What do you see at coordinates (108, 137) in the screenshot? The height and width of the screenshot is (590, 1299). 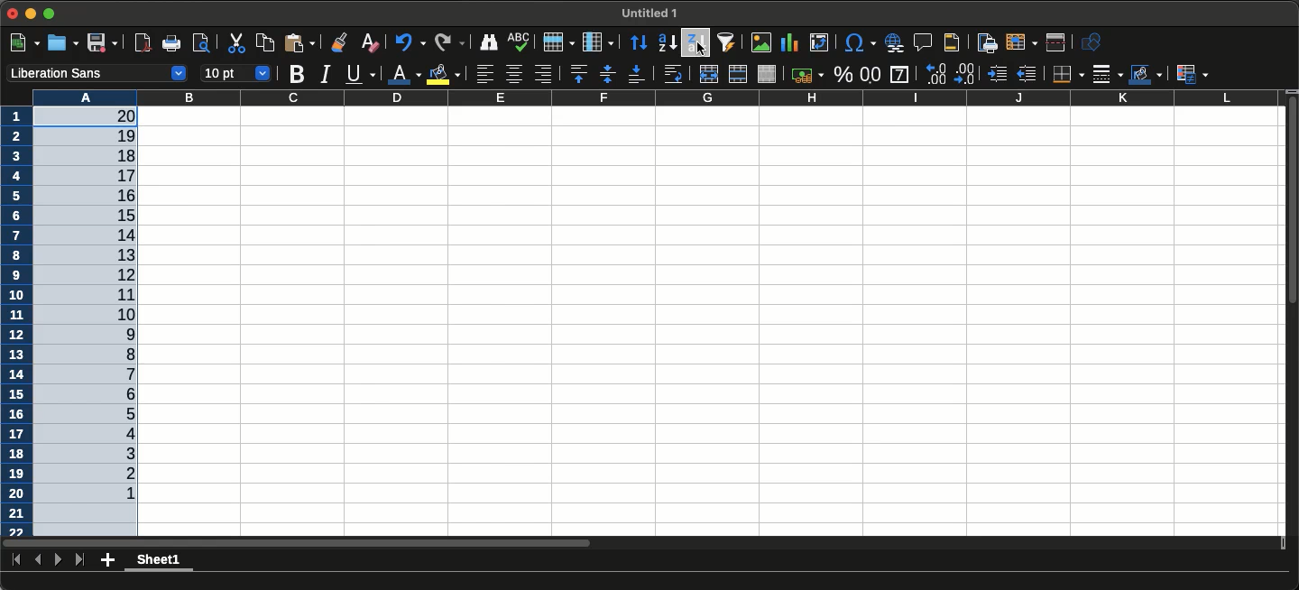 I see `2` at bounding box center [108, 137].